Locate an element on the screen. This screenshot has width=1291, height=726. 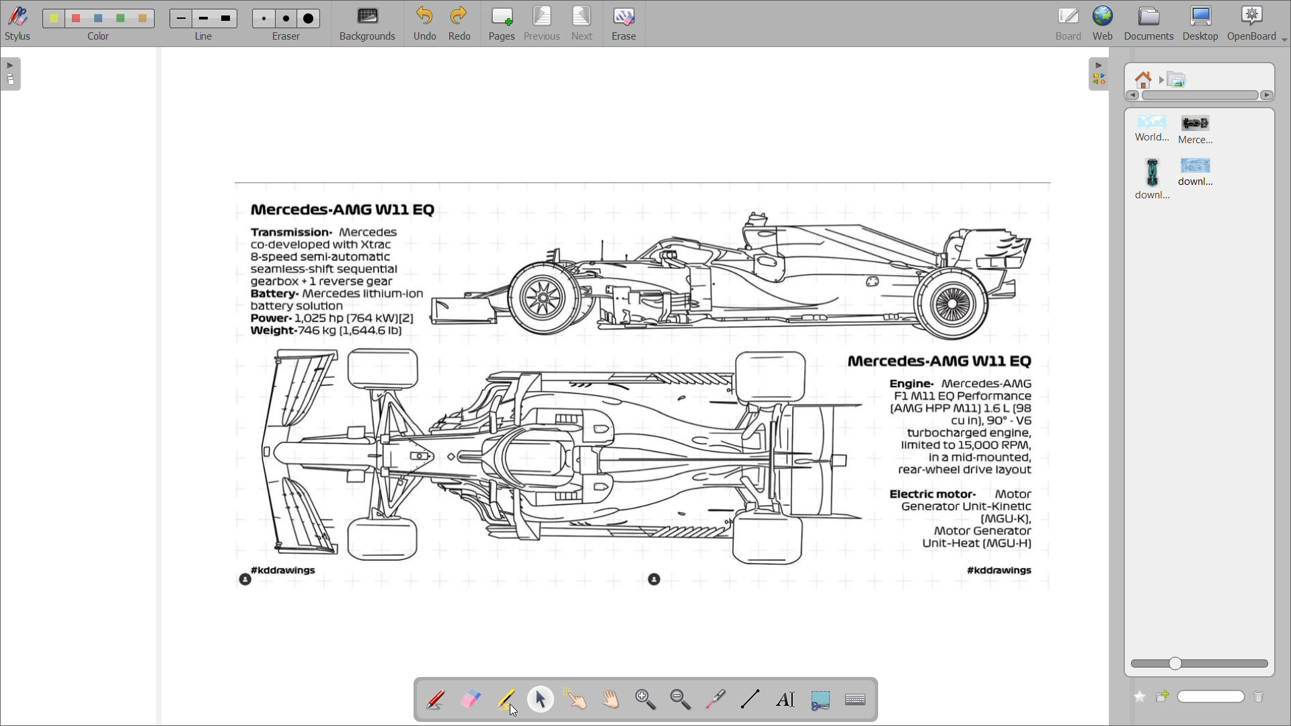
stylus is located at coordinates (17, 24).